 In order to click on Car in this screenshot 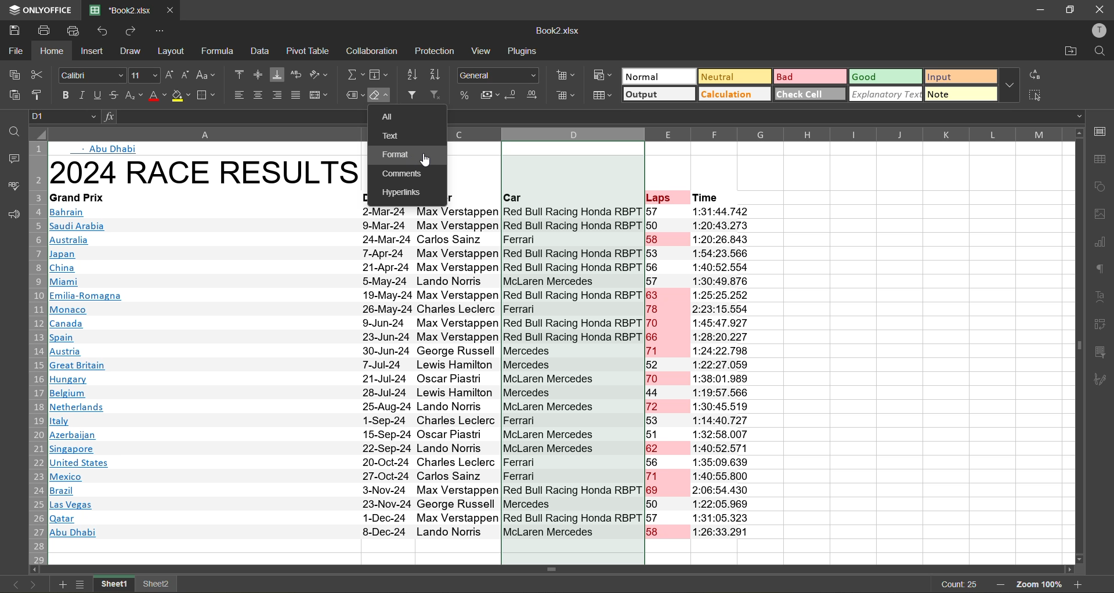, I will do `click(514, 198)`.